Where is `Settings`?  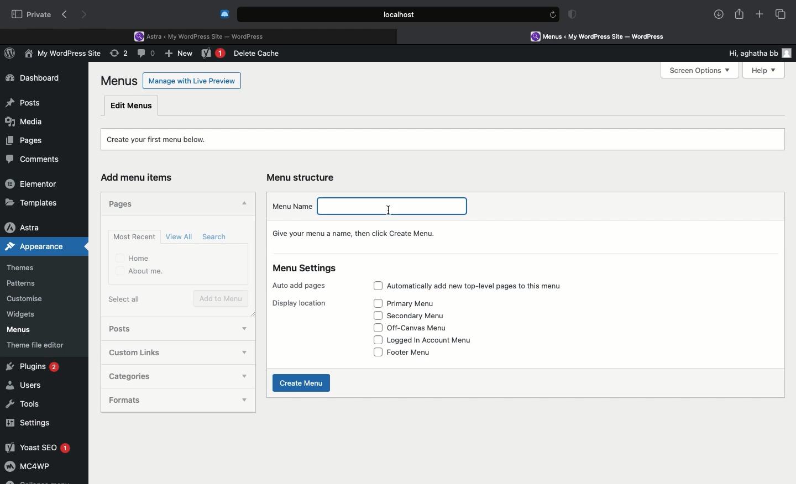
Settings is located at coordinates (29, 423).